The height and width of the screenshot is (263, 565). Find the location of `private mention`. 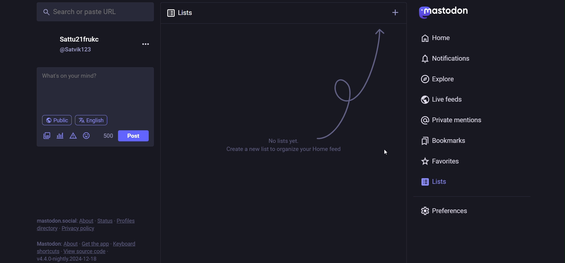

private mention is located at coordinates (451, 120).